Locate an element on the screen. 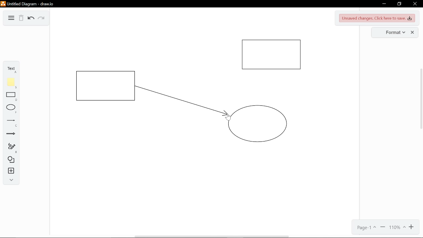 This screenshot has height=238, width=423. Untitled Diagram - draw.io is located at coordinates (28, 4).